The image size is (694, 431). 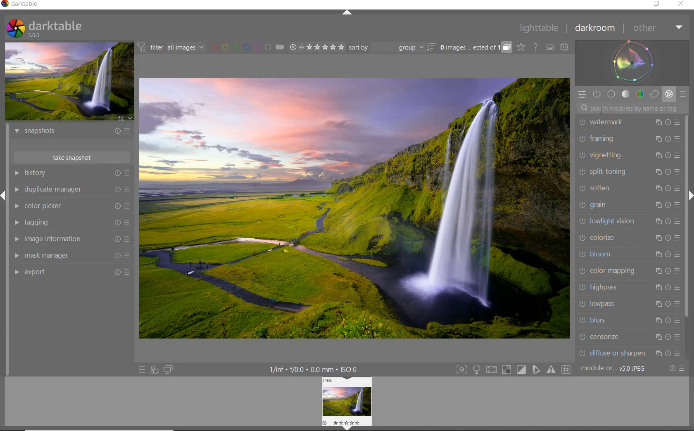 What do you see at coordinates (684, 95) in the screenshot?
I see `preset` at bounding box center [684, 95].